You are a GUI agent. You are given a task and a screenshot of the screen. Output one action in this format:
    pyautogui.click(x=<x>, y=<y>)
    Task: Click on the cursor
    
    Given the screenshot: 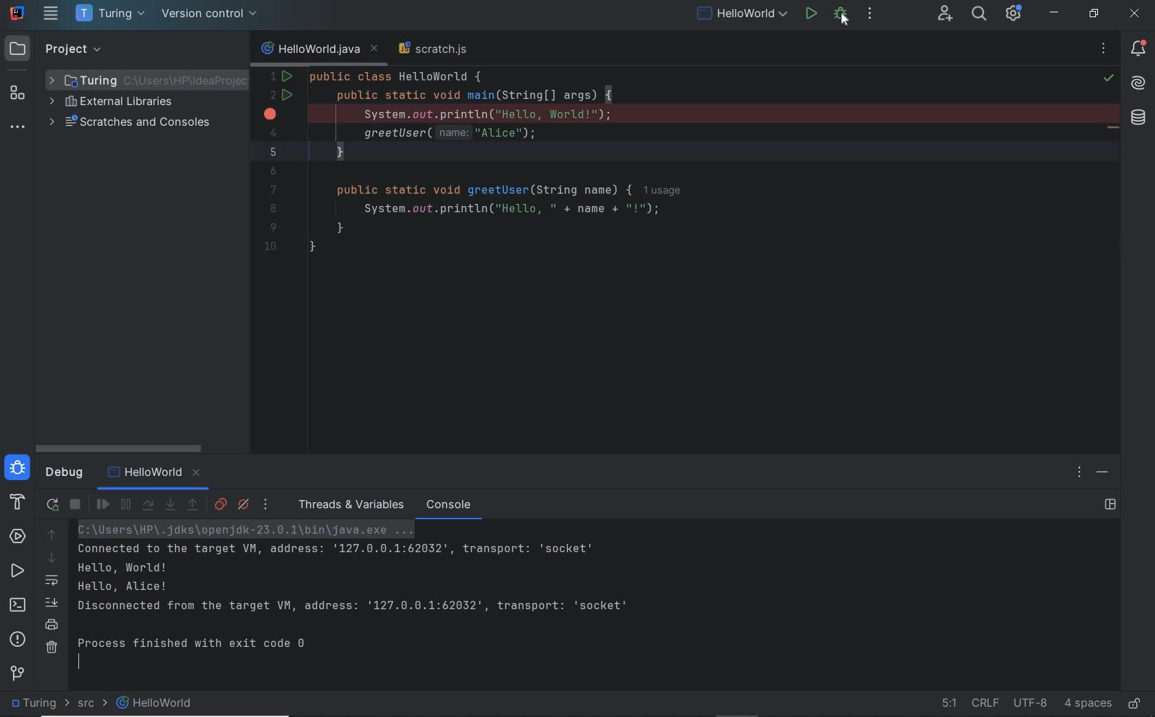 What is the action you would take?
    pyautogui.click(x=844, y=21)
    